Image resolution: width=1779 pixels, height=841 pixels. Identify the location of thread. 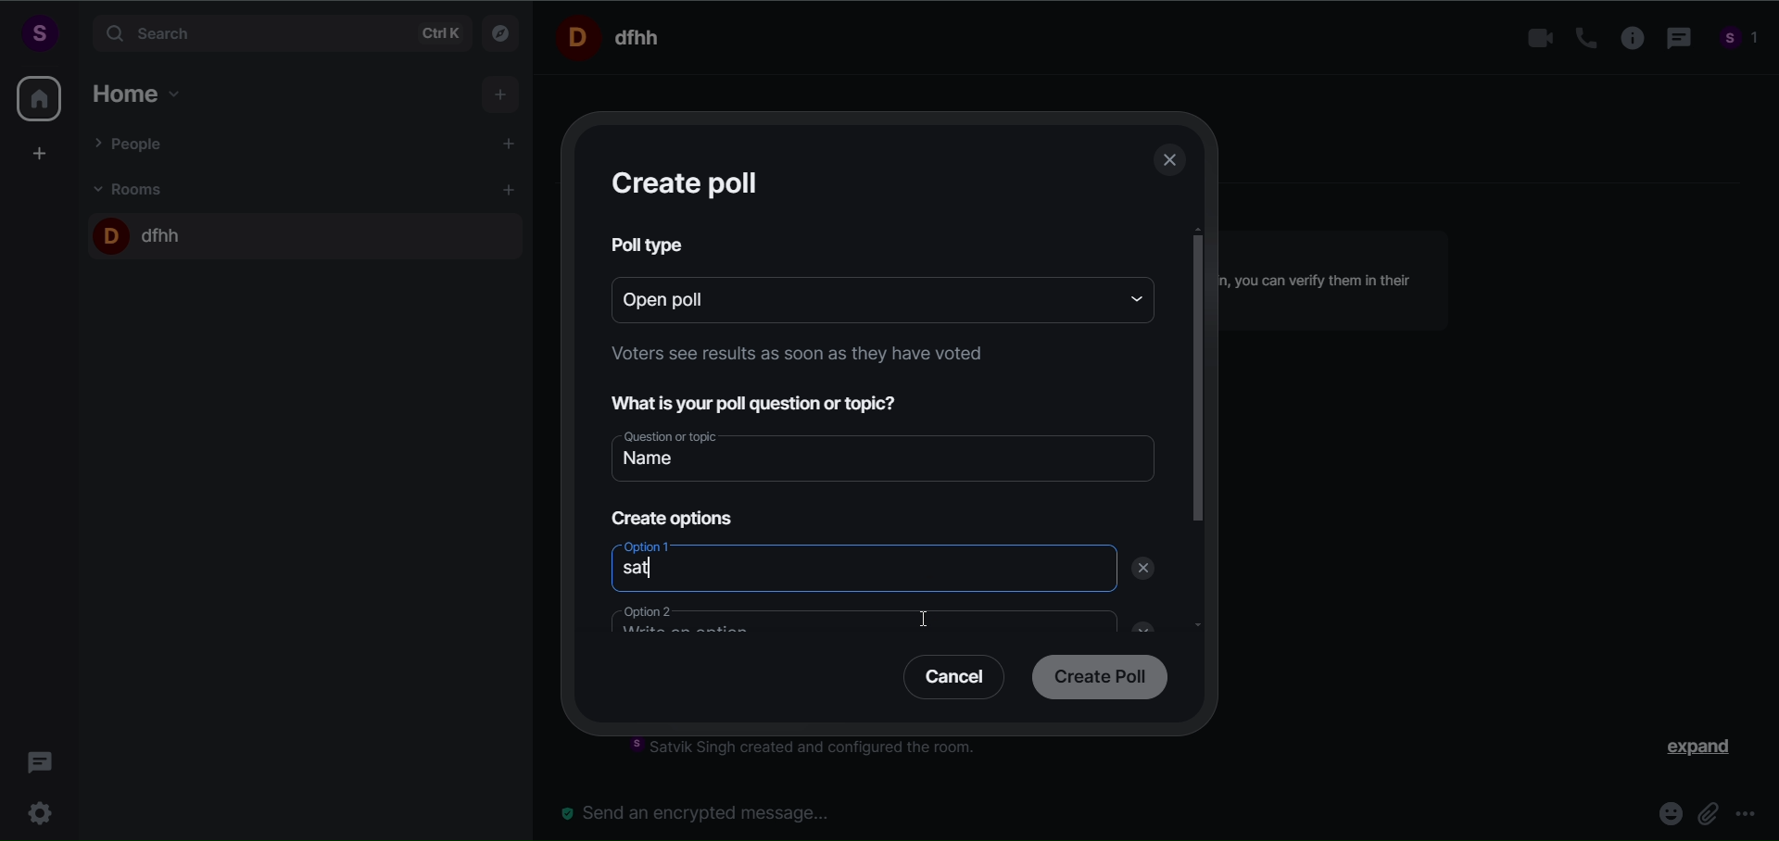
(1675, 40).